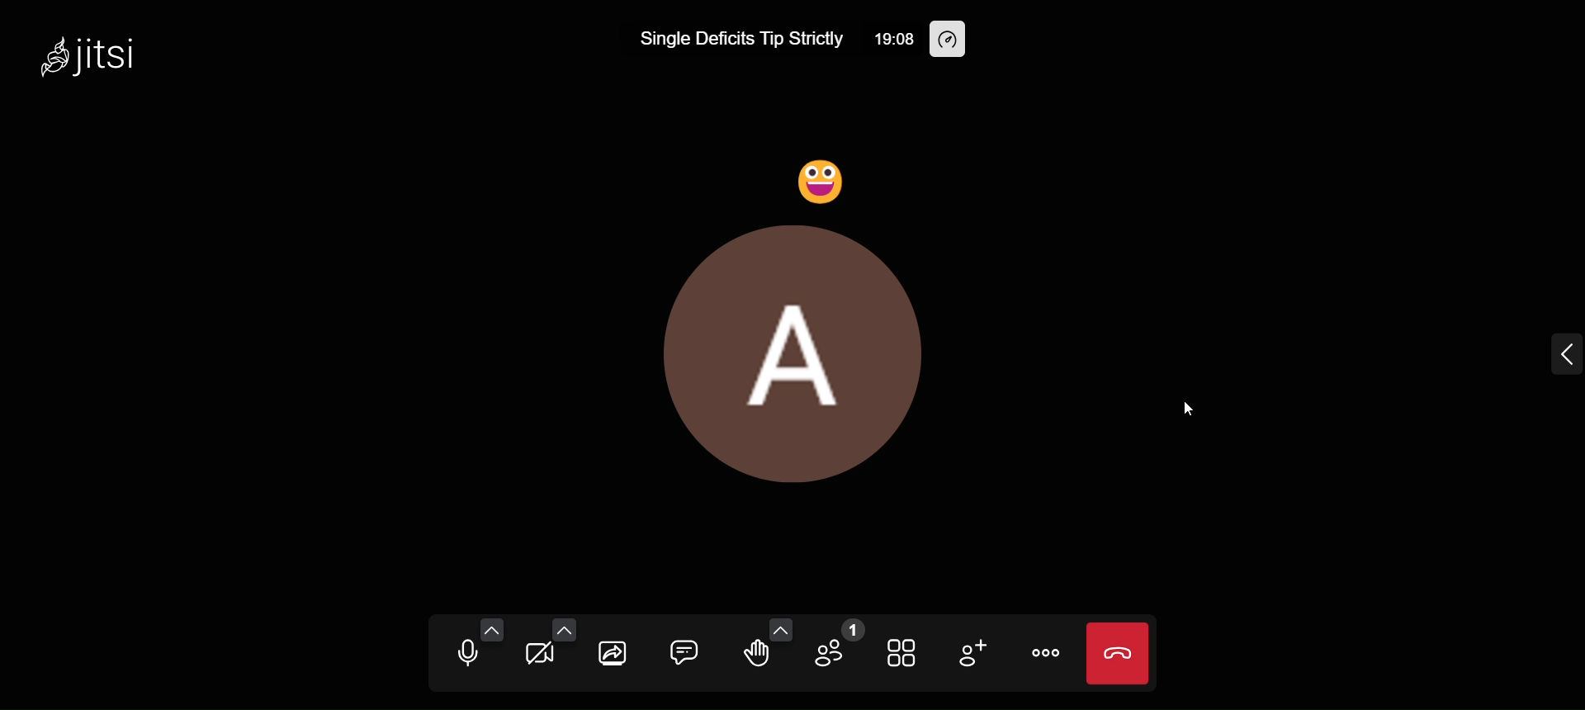 The image size is (1585, 710). I want to click on tile view, so click(901, 653).